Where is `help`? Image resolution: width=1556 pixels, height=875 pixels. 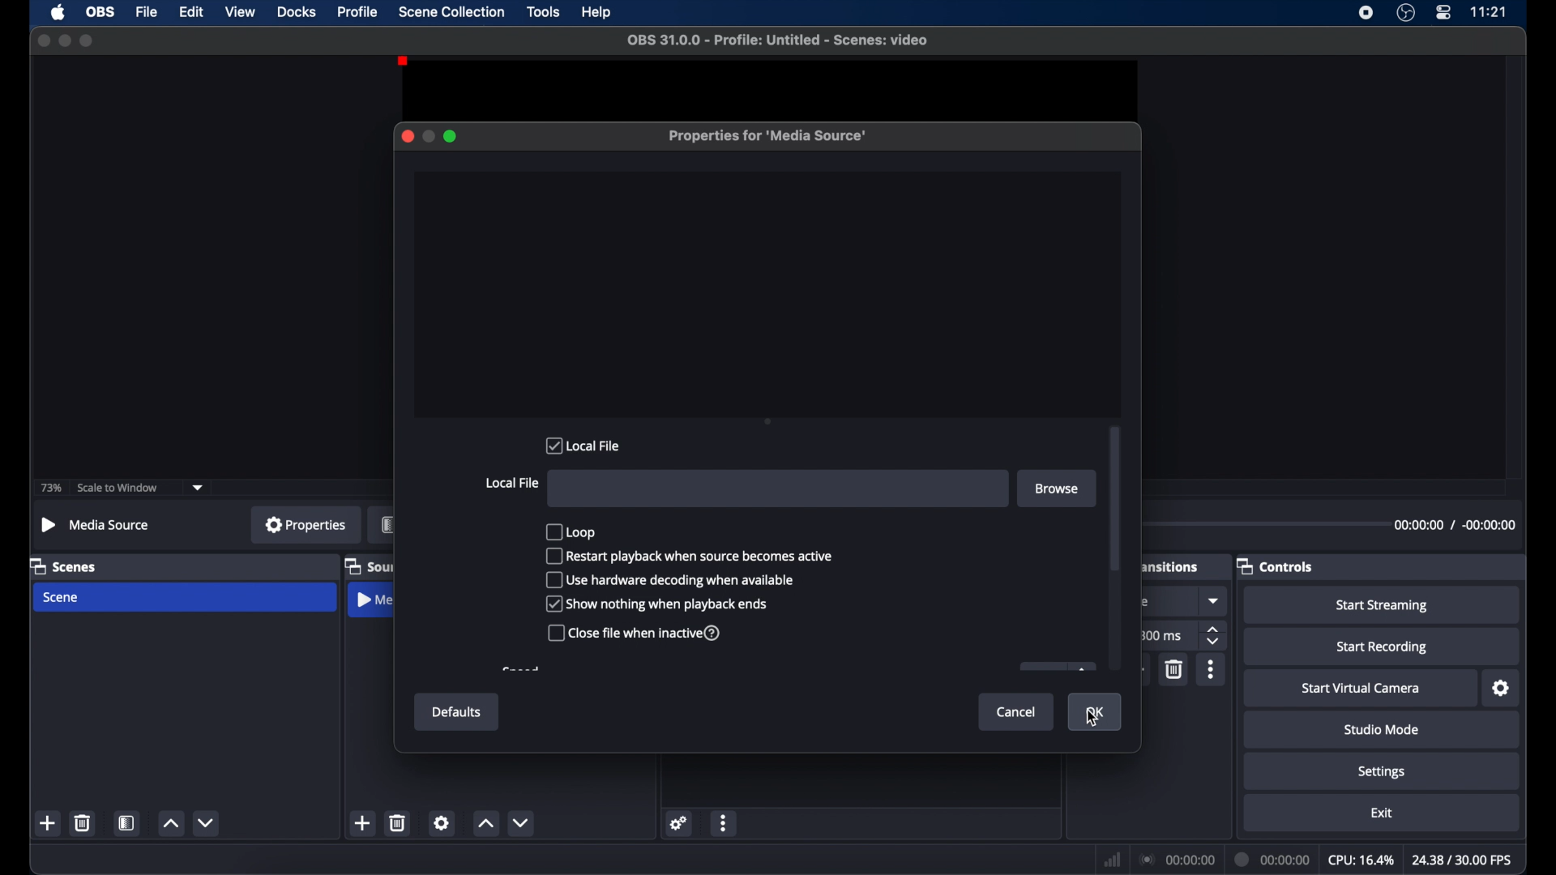
help is located at coordinates (598, 12).